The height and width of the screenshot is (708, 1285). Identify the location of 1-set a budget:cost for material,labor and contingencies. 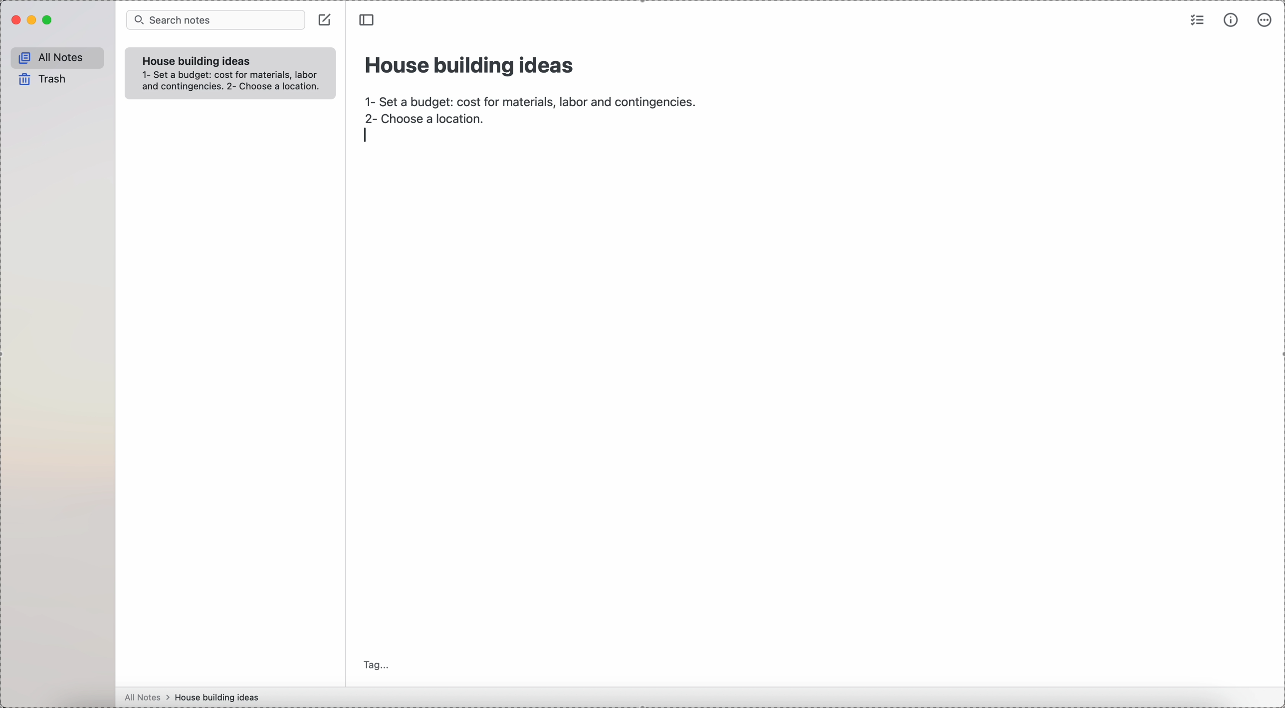
(529, 99).